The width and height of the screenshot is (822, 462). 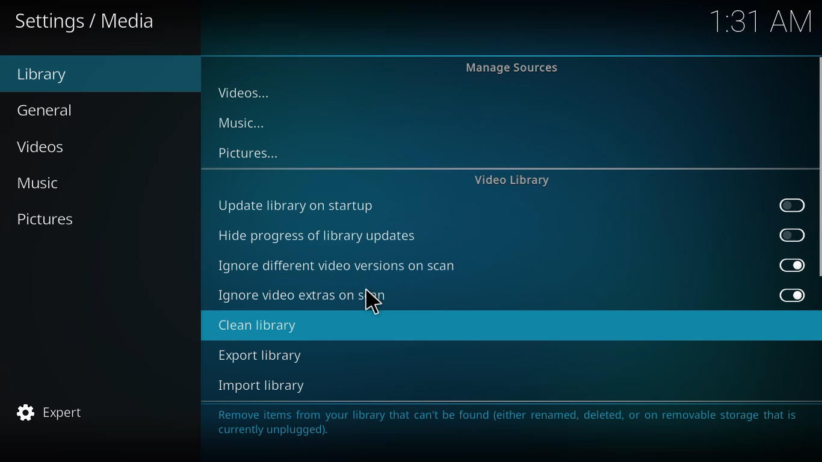 I want to click on export library, so click(x=259, y=356).